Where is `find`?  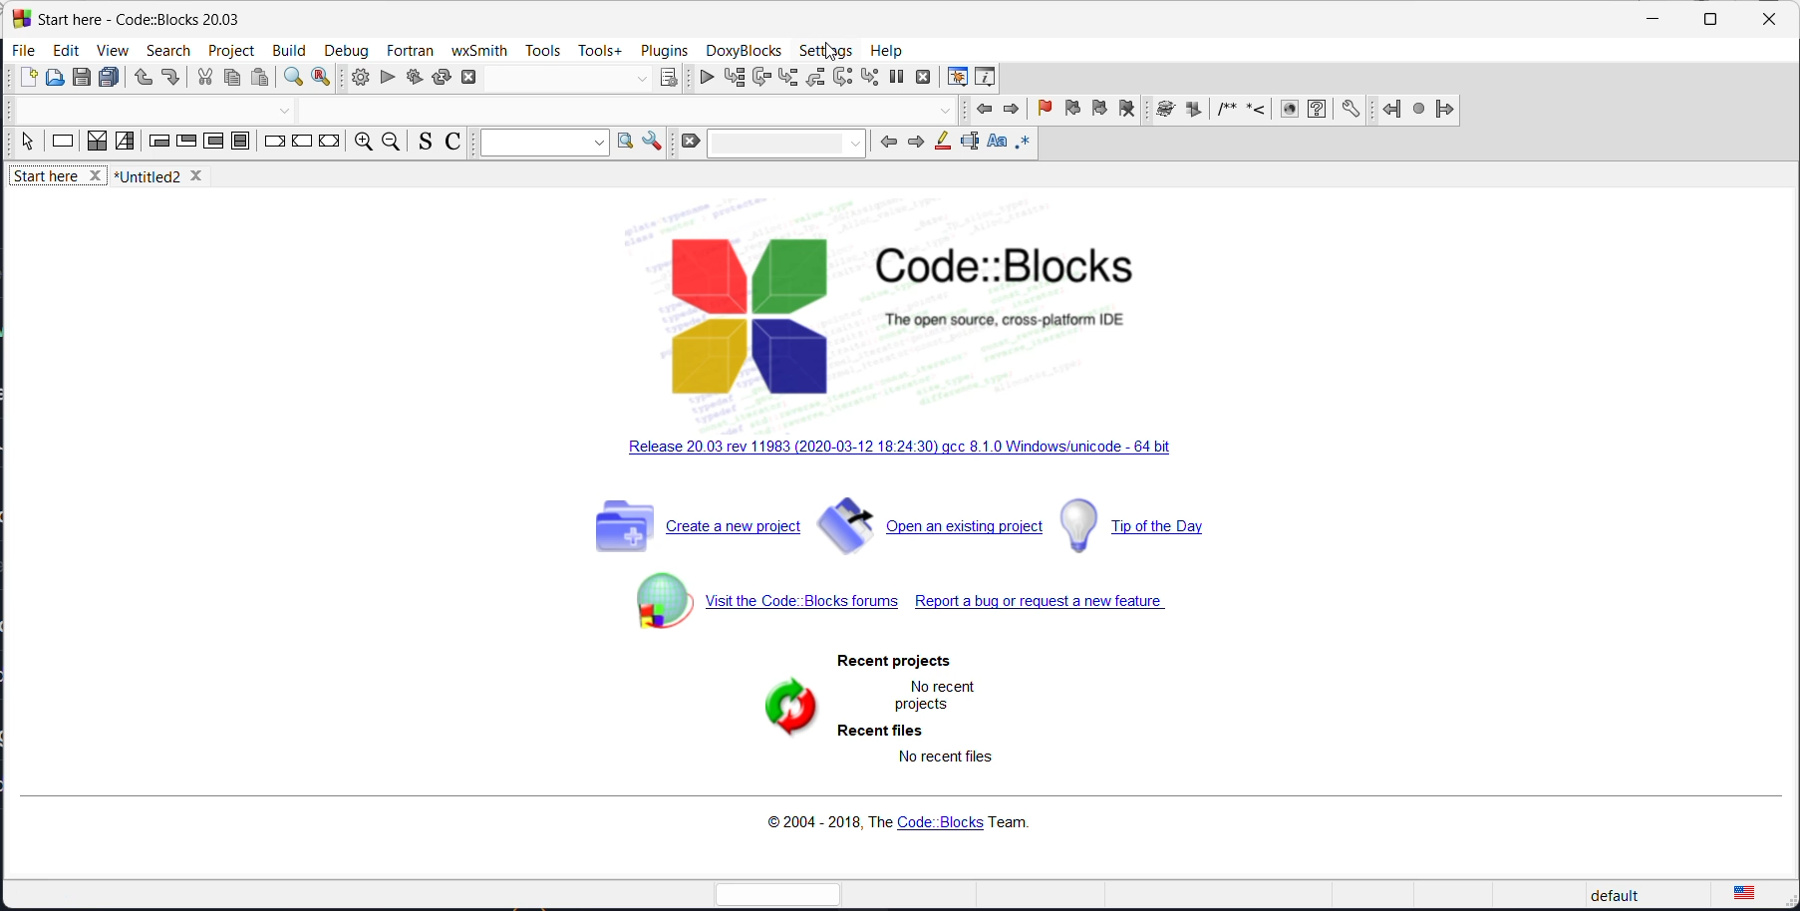 find is located at coordinates (291, 80).